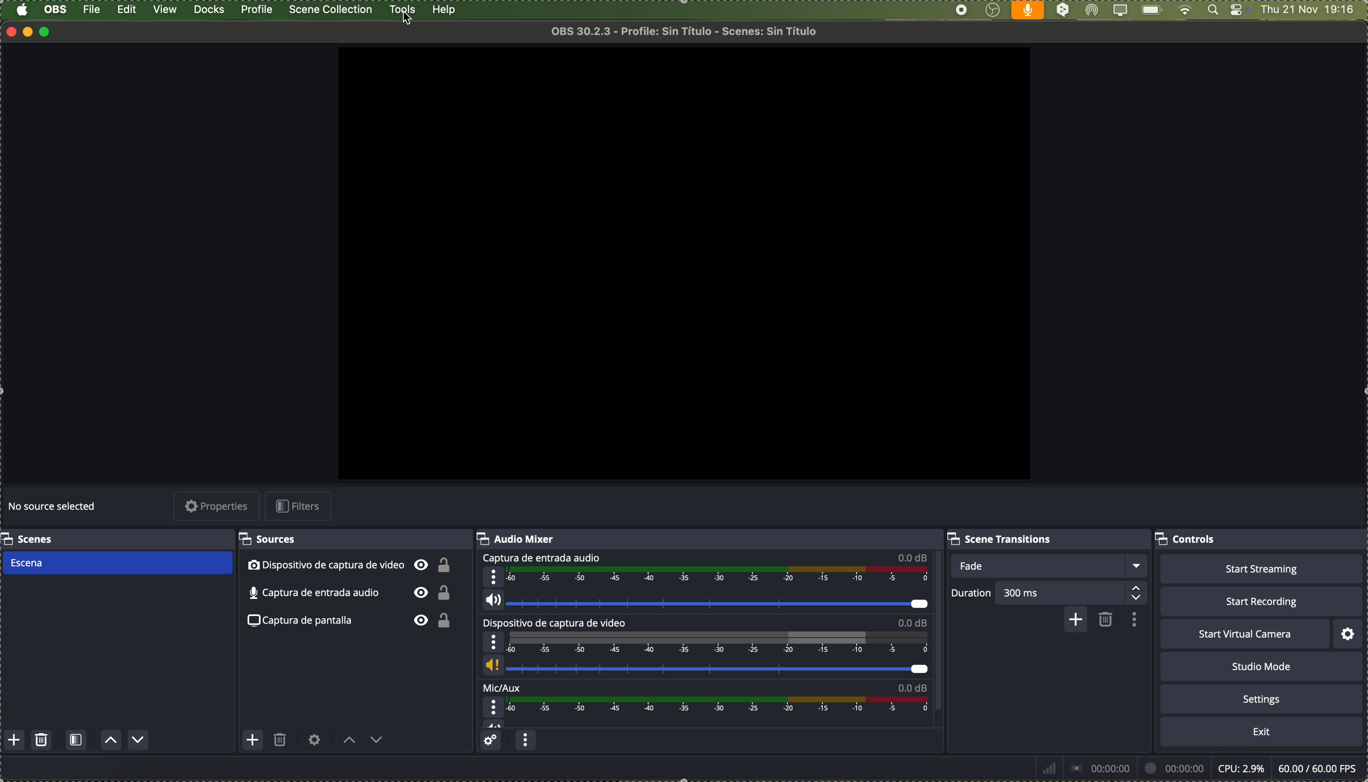 This screenshot has height=782, width=1368. Describe the element at coordinates (21, 10) in the screenshot. I see `Apple icon` at that location.